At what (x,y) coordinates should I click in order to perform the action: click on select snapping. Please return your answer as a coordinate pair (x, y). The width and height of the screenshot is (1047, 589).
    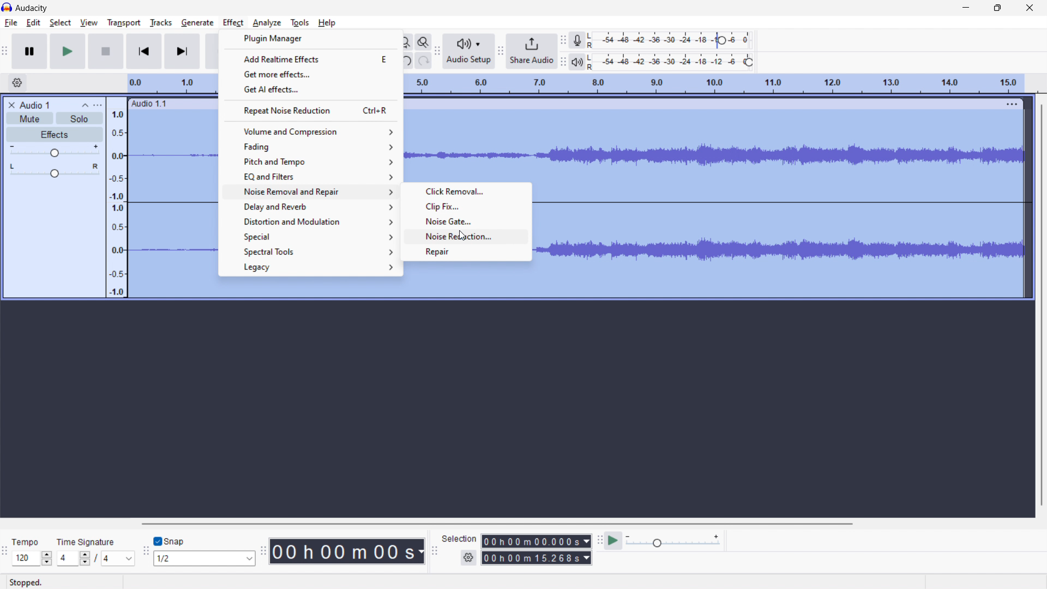
    Looking at the image, I should click on (203, 558).